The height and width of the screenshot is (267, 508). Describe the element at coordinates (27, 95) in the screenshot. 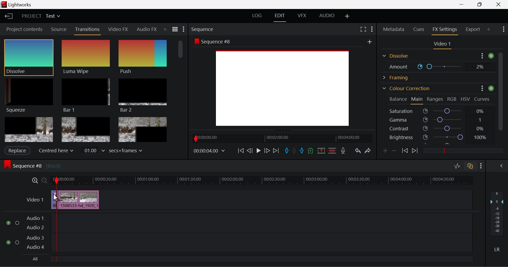

I see `Squeeze` at that location.